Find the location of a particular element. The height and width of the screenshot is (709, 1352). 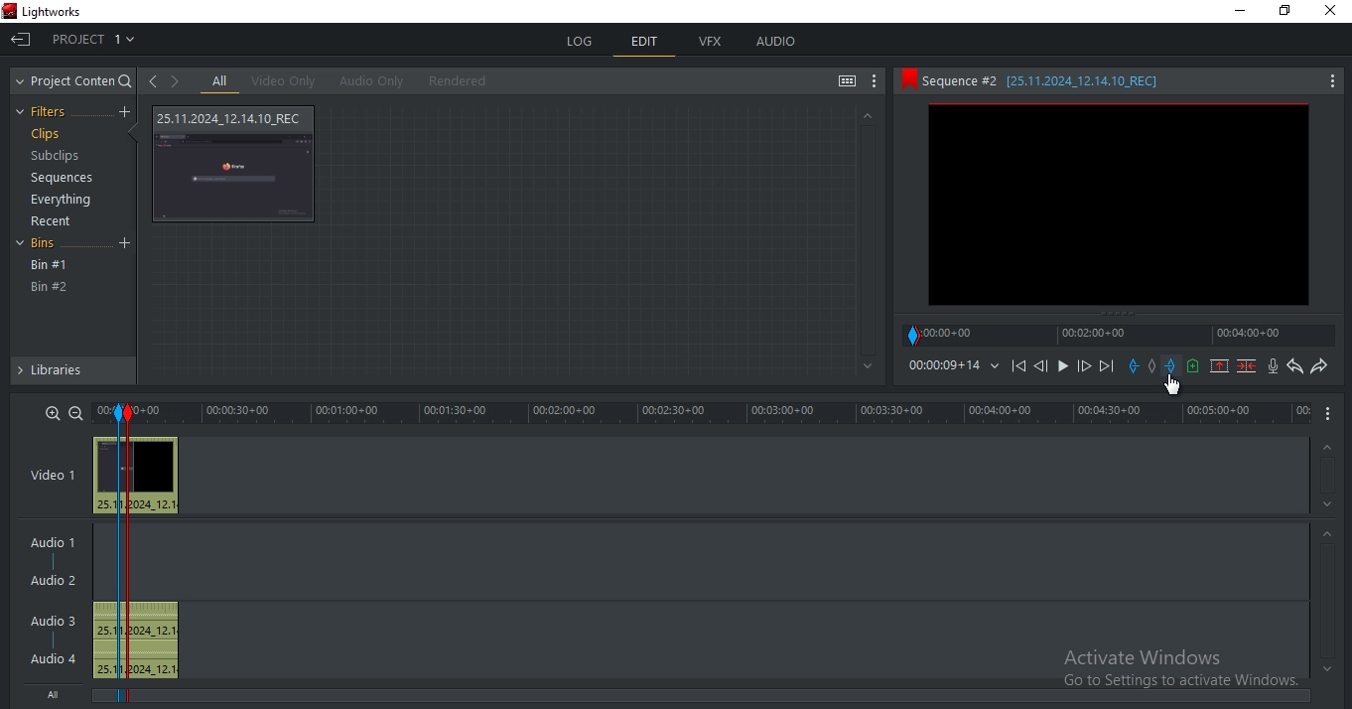

 is located at coordinates (849, 79).